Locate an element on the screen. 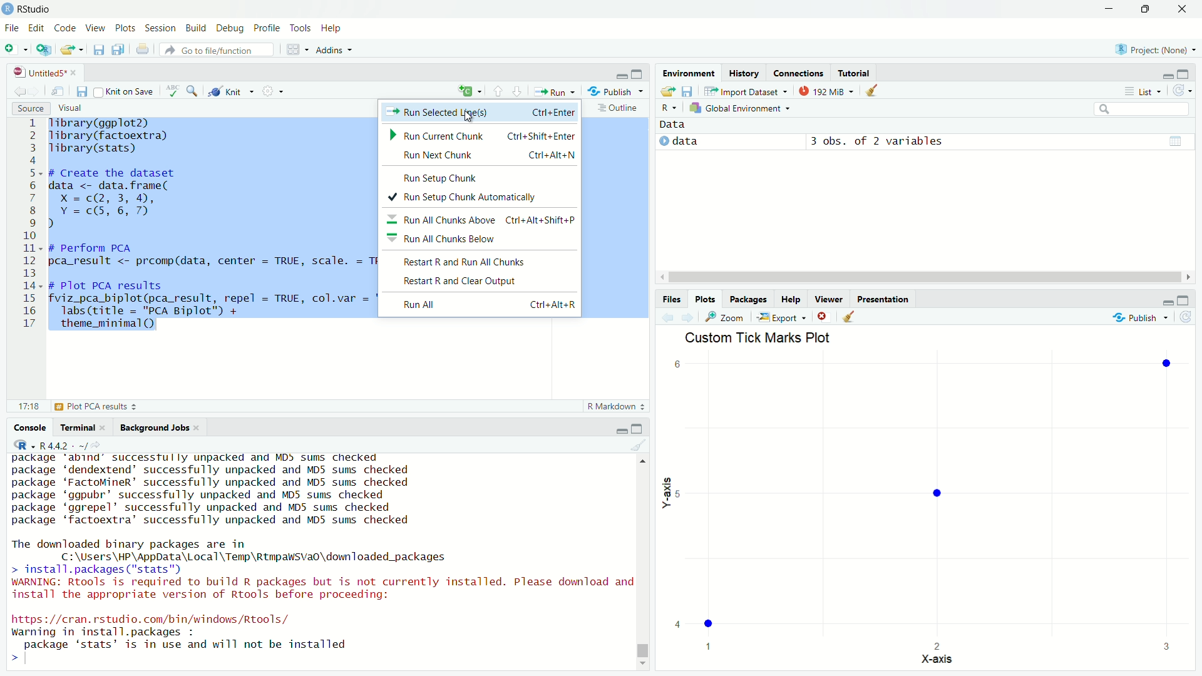 The height and width of the screenshot is (676, 1202). maximum is located at coordinates (1184, 299).